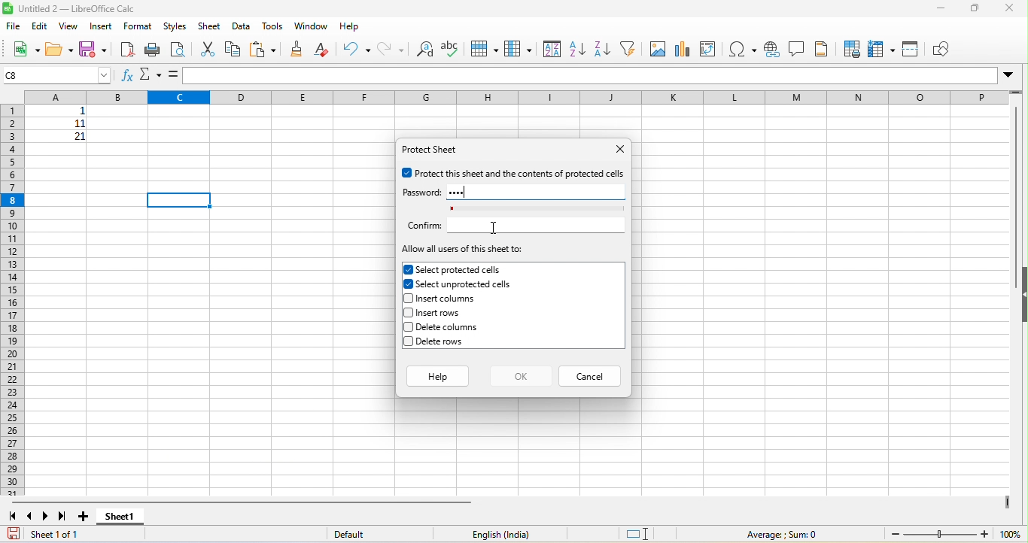 This screenshot has width=1028, height=543. What do you see at coordinates (153, 48) in the screenshot?
I see `print` at bounding box center [153, 48].